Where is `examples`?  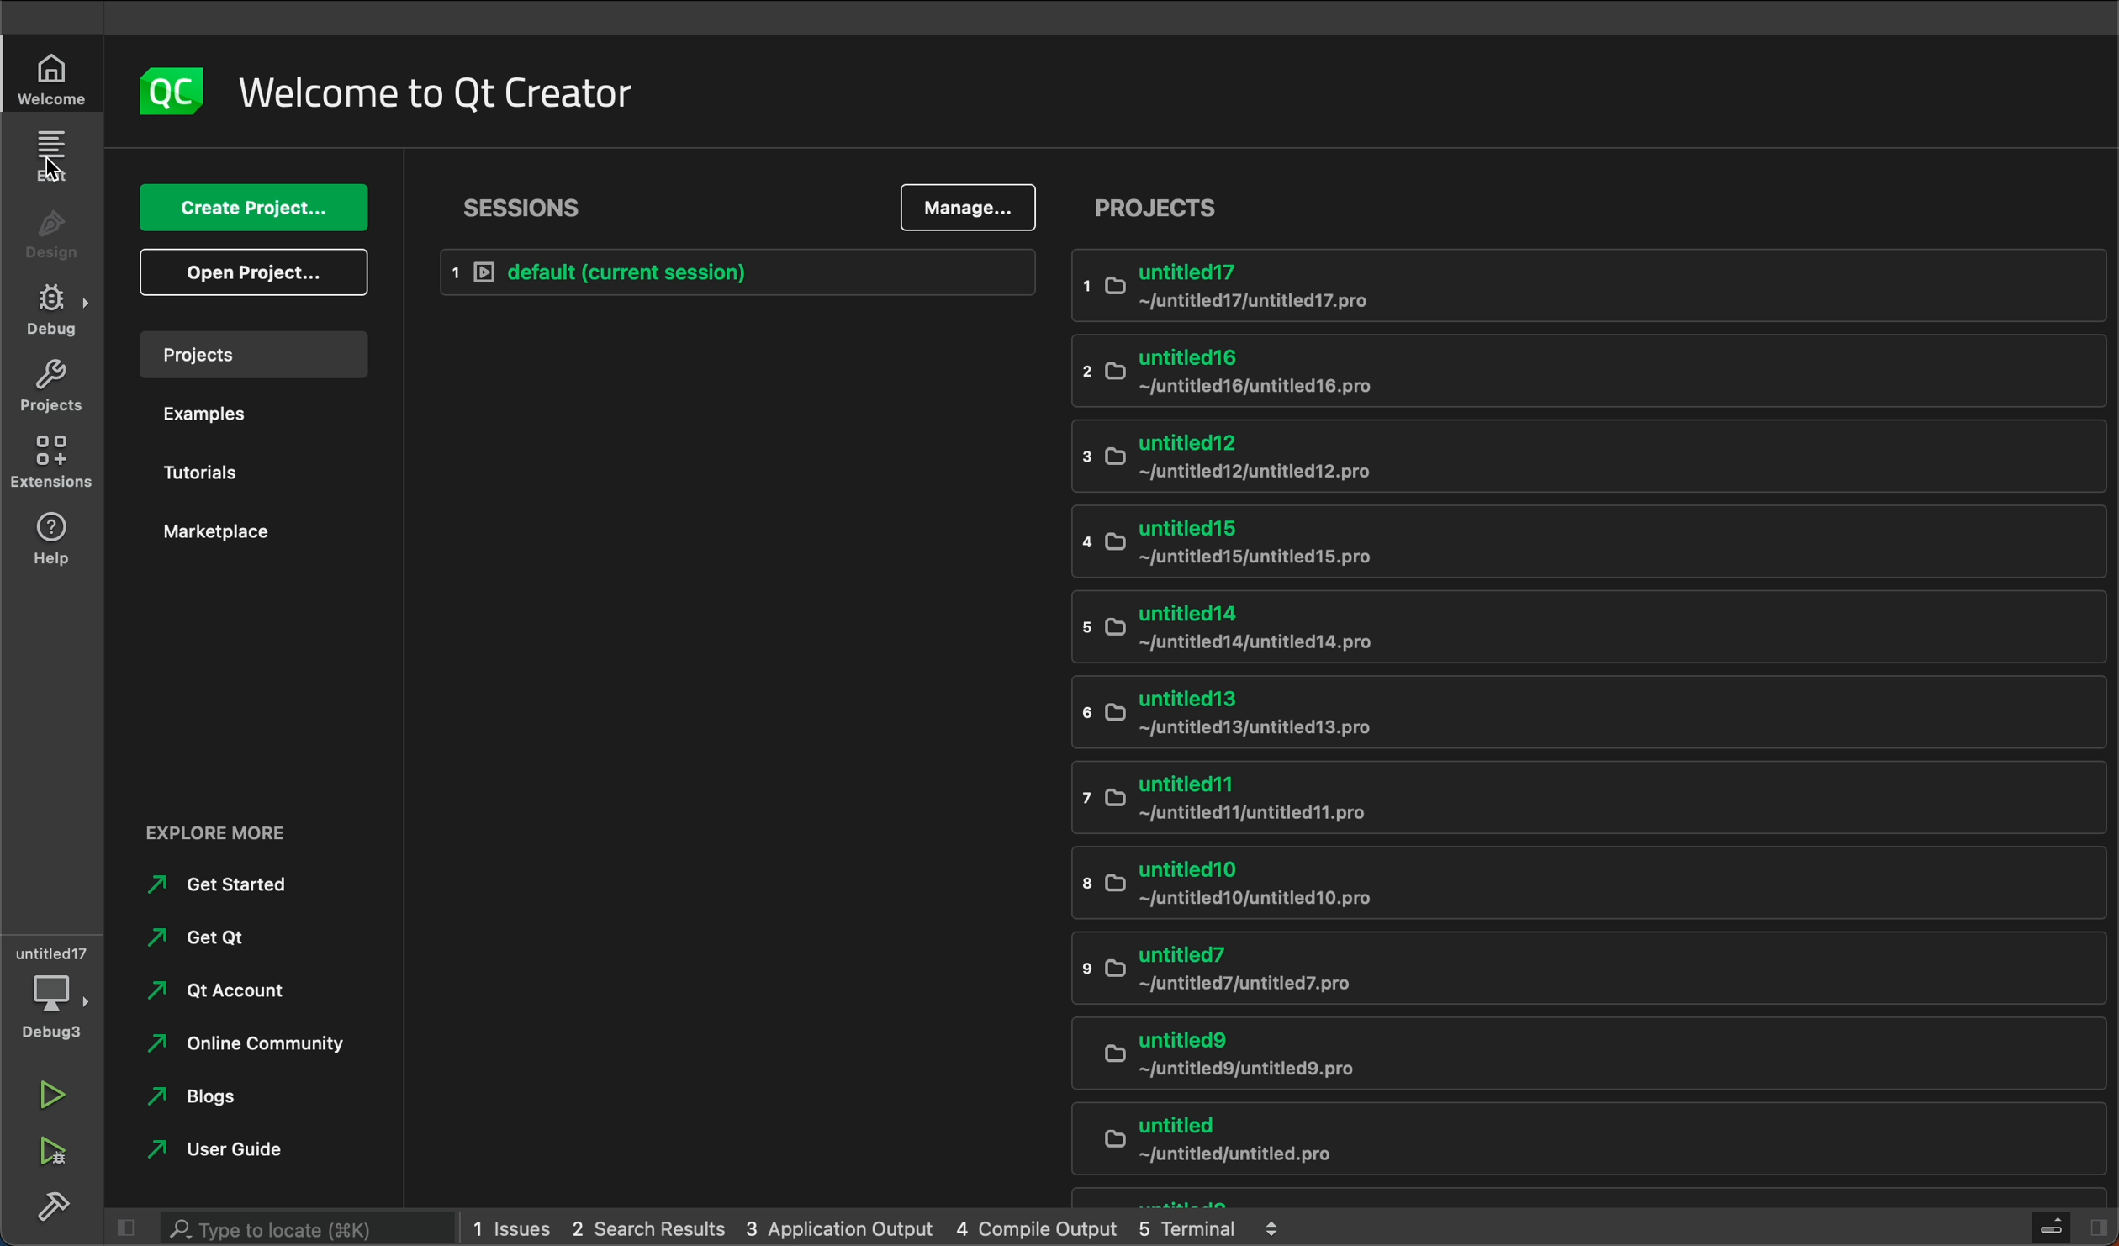
examples is located at coordinates (262, 418).